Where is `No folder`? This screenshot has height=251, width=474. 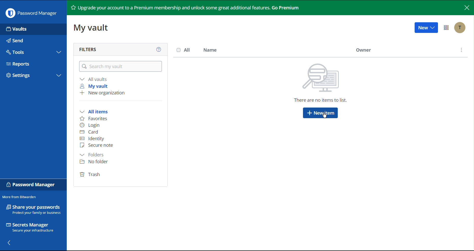 No folder is located at coordinates (95, 162).